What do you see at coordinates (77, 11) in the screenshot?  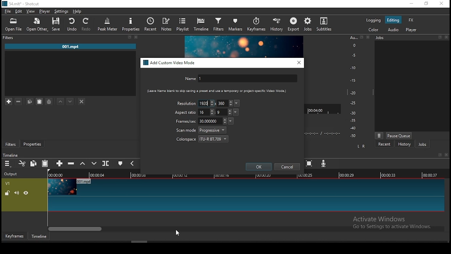 I see `help` at bounding box center [77, 11].